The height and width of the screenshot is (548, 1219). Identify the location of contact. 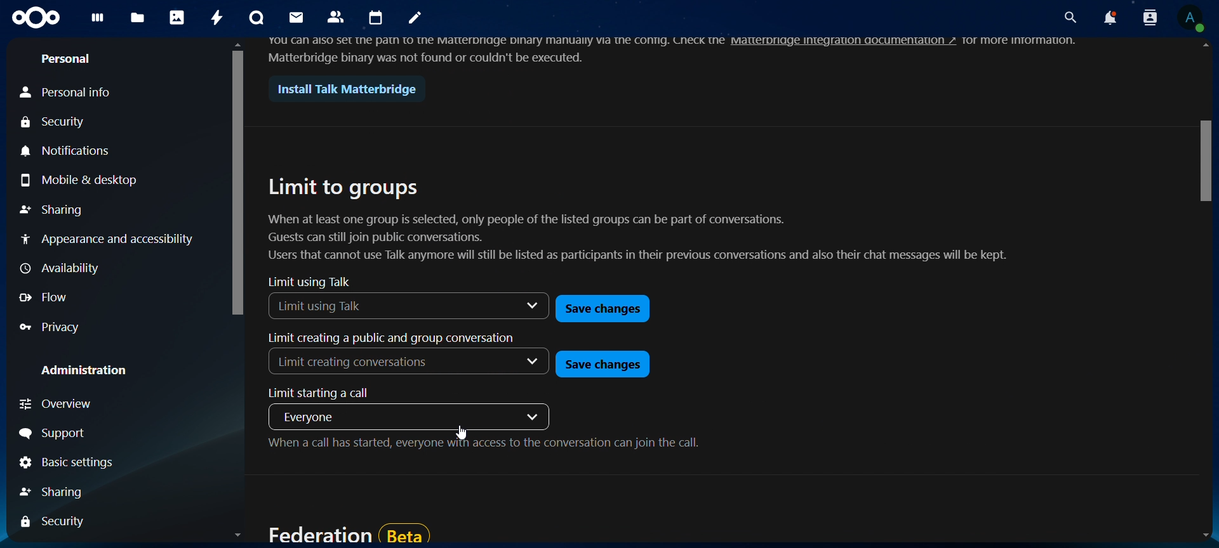
(338, 18).